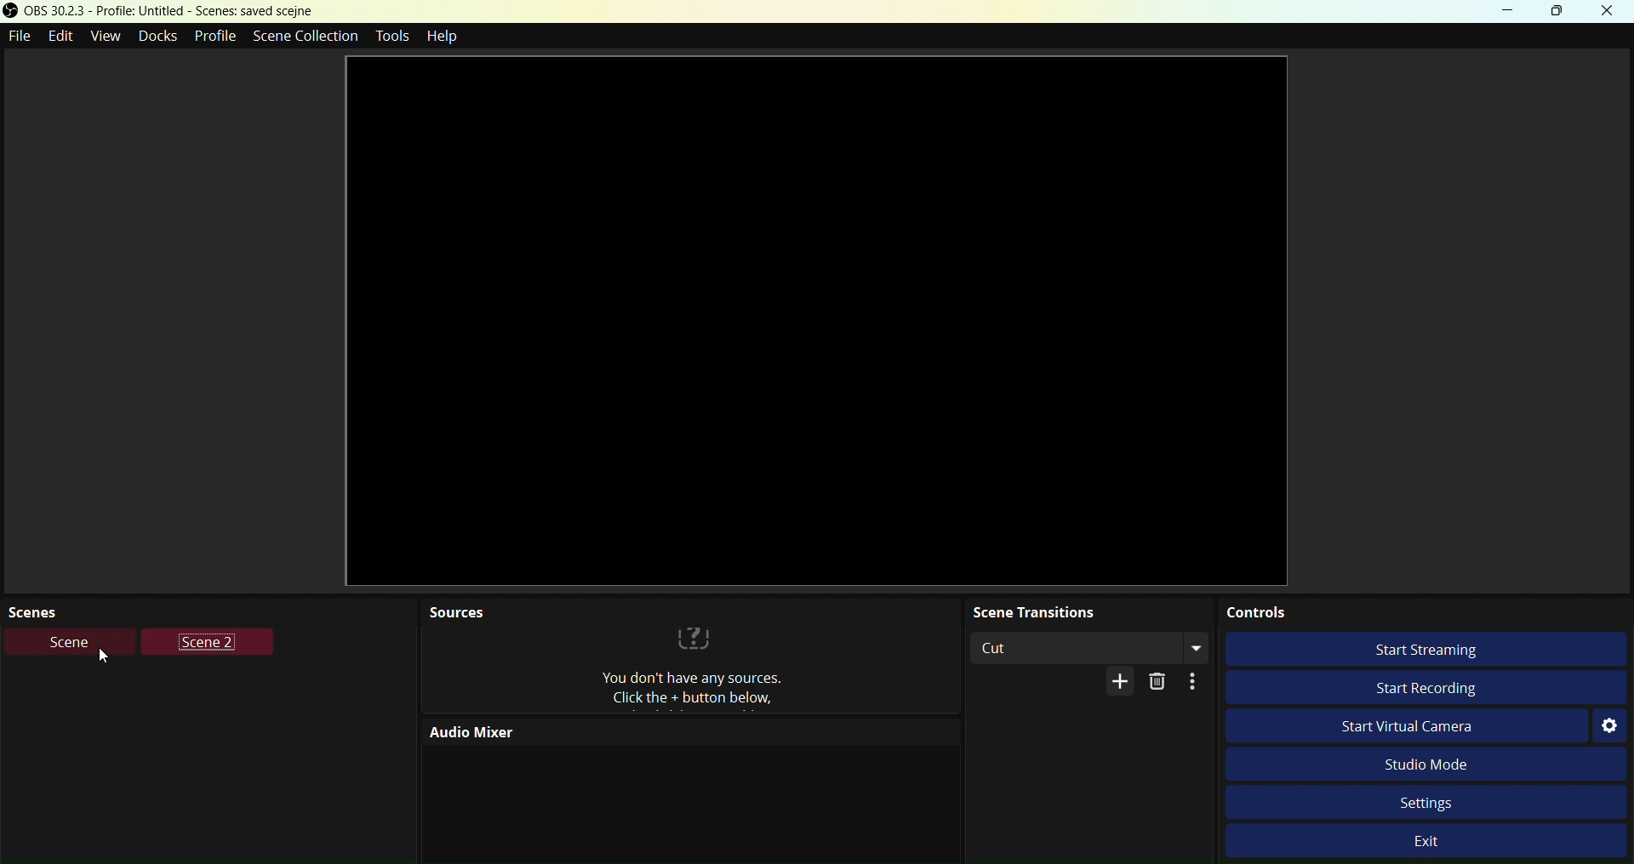  What do you see at coordinates (1609, 725) in the screenshot?
I see `Settings` at bounding box center [1609, 725].